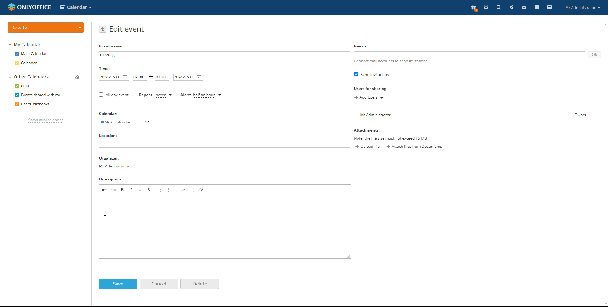  Describe the element at coordinates (511, 7) in the screenshot. I see `feed` at that location.